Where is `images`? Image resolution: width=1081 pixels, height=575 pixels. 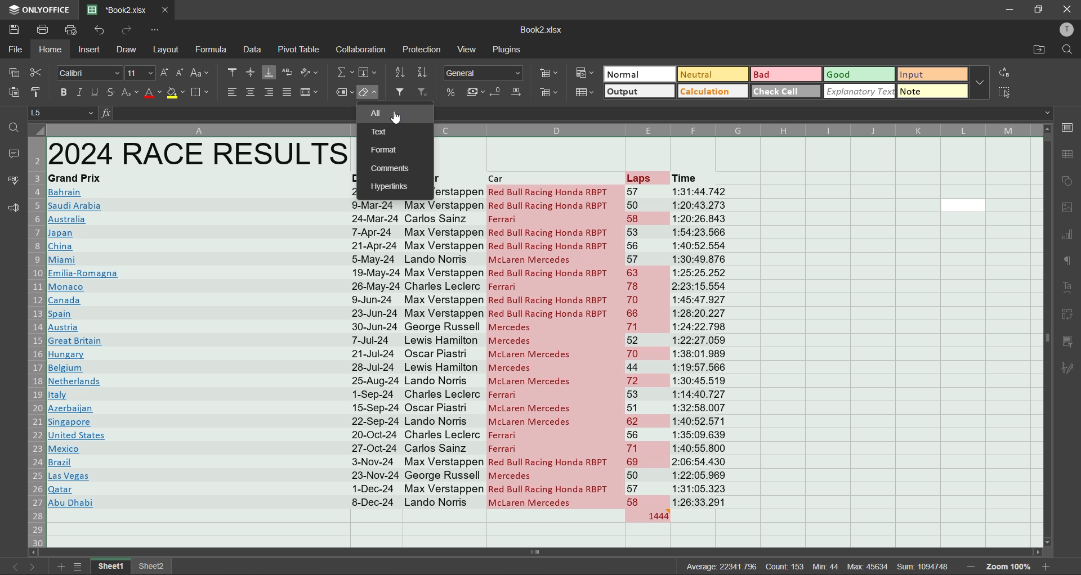 images is located at coordinates (1067, 209).